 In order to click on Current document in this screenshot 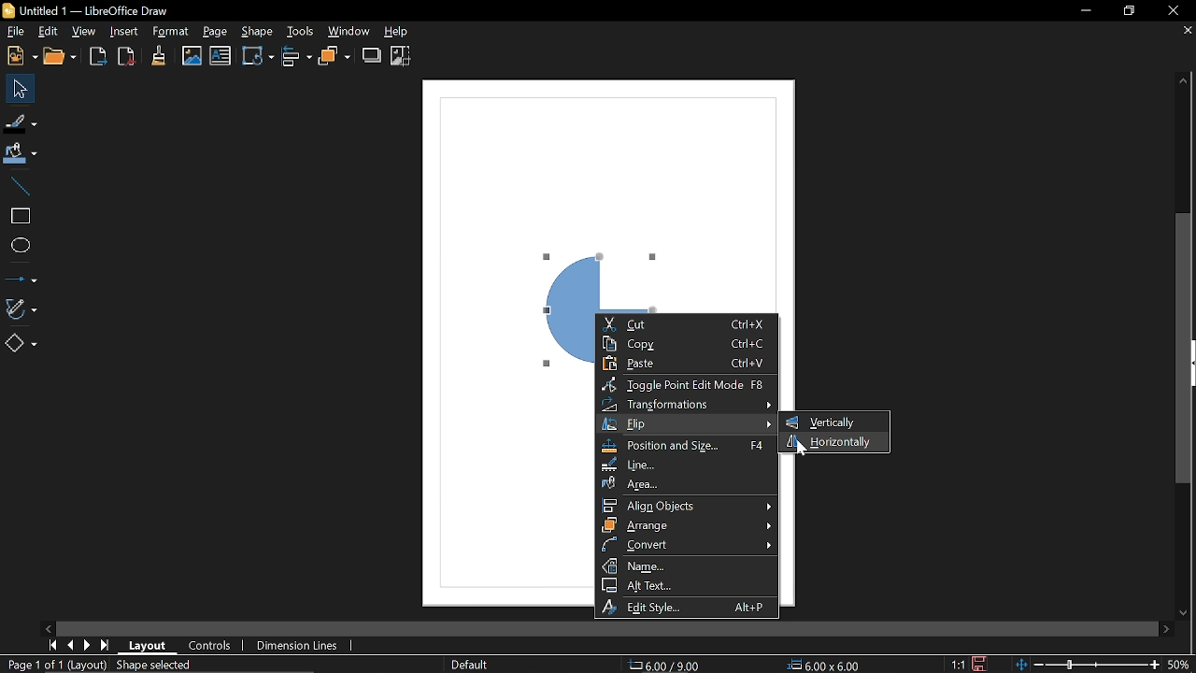, I will do `click(89, 10)`.